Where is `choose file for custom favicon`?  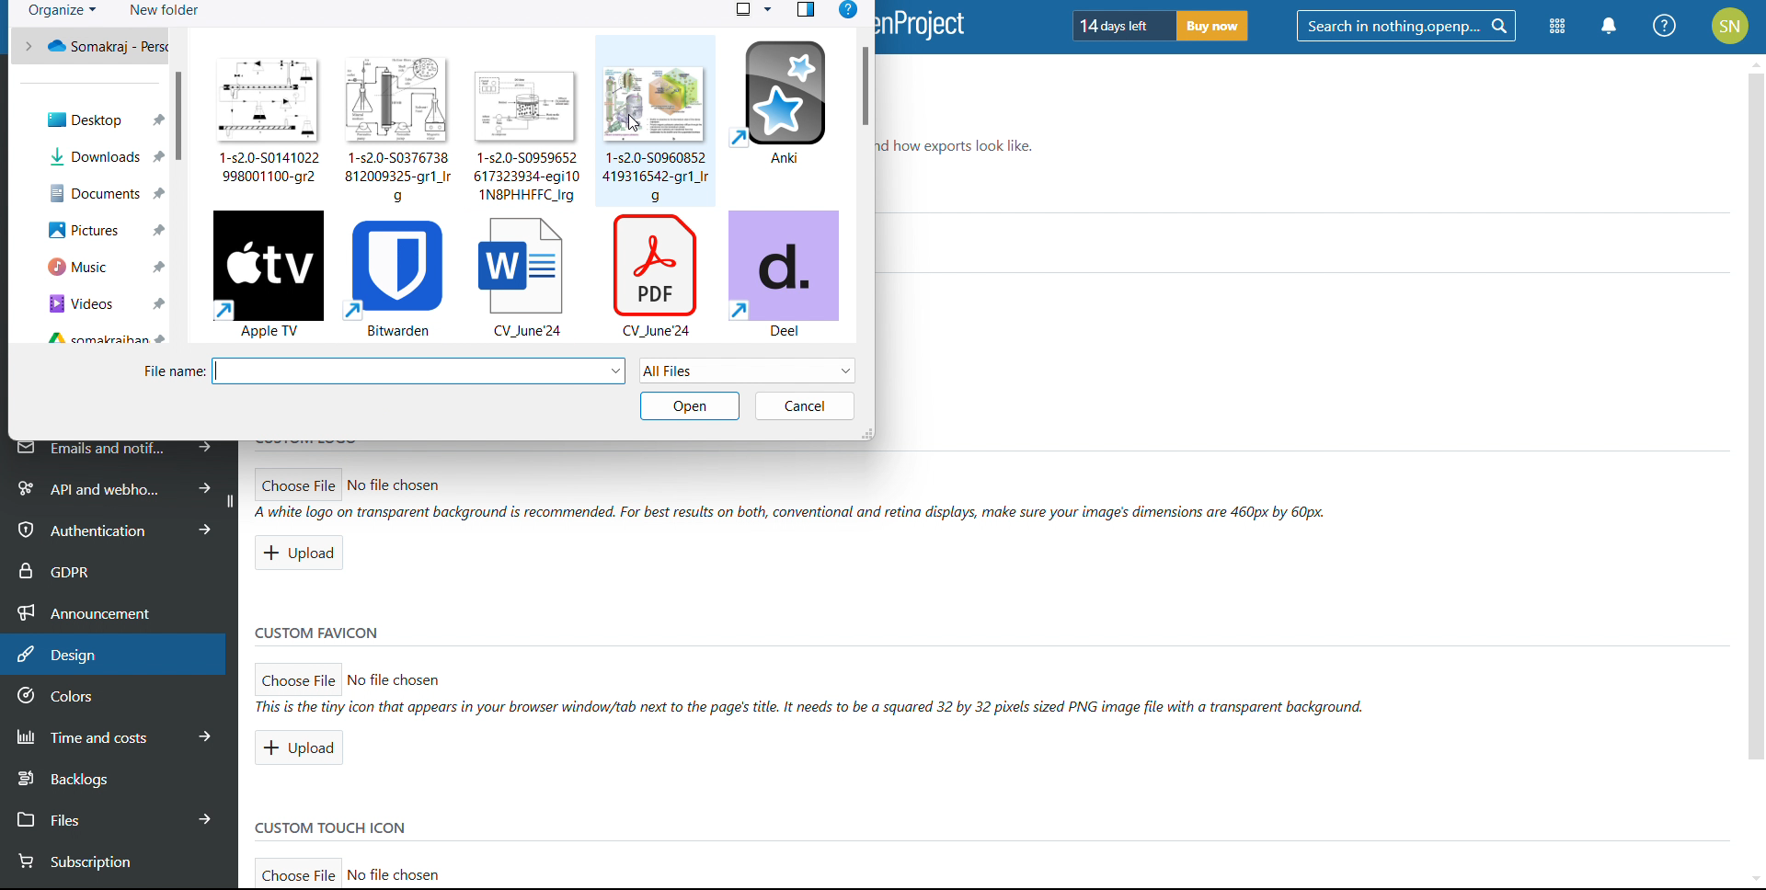
choose file for custom favicon is located at coordinates (296, 678).